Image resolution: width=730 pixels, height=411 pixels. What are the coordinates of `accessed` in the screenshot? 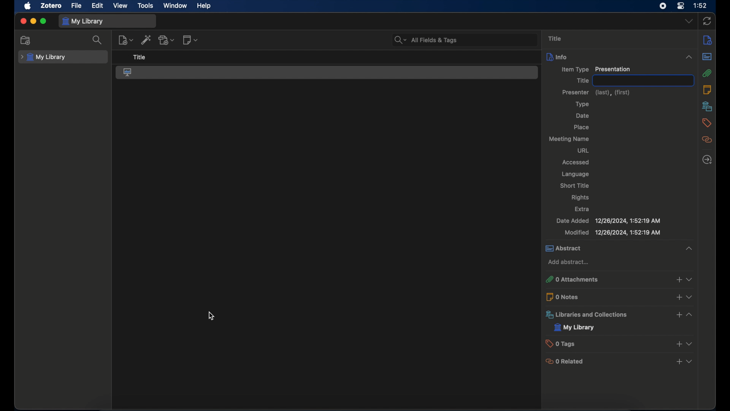 It's located at (577, 162).